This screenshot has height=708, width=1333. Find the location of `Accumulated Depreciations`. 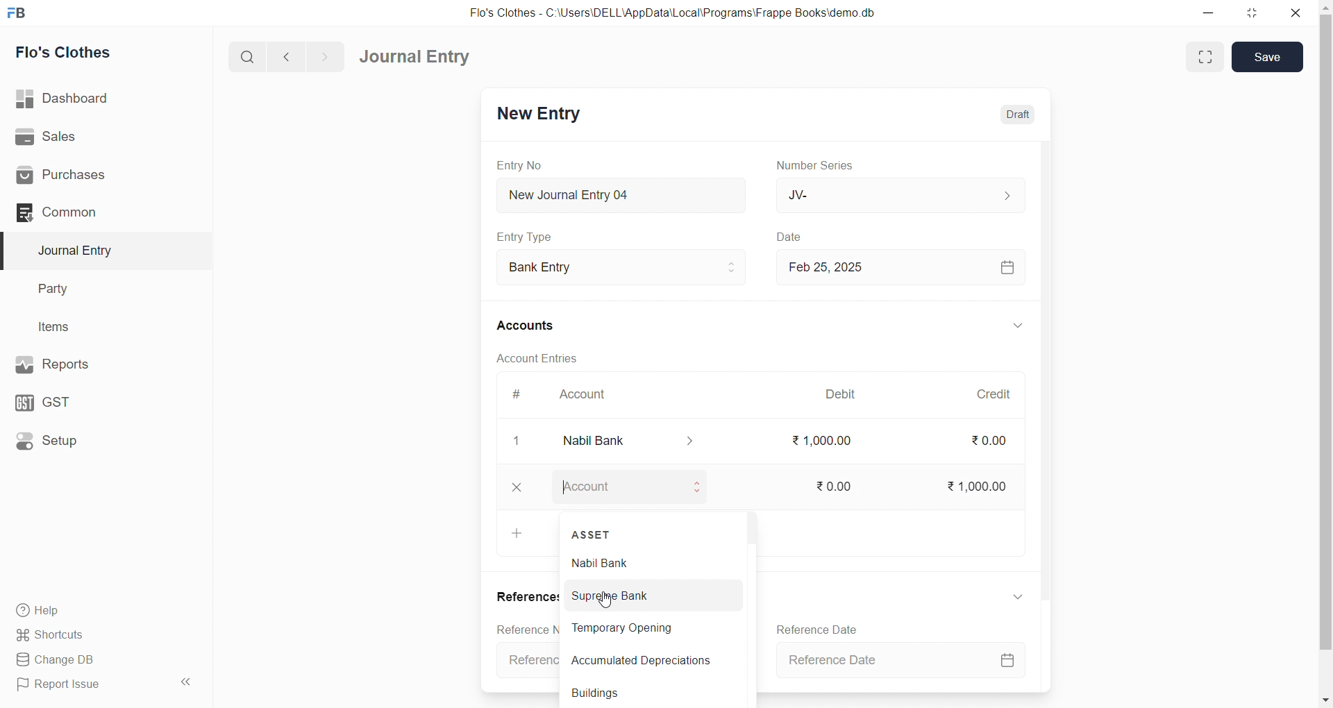

Accumulated Depreciations is located at coordinates (647, 661).